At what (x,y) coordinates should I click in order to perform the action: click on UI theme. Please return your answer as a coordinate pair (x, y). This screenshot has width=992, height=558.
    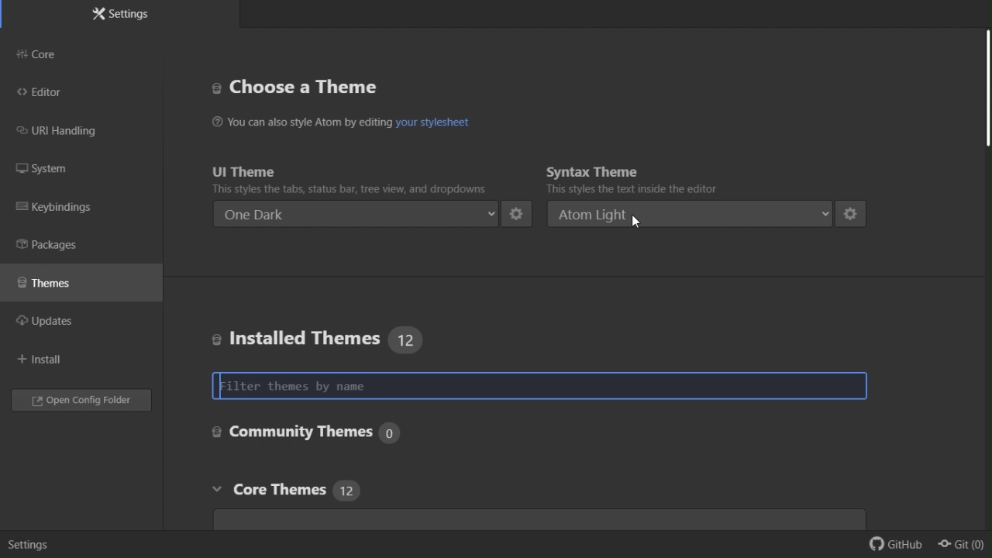
    Looking at the image, I should click on (346, 177).